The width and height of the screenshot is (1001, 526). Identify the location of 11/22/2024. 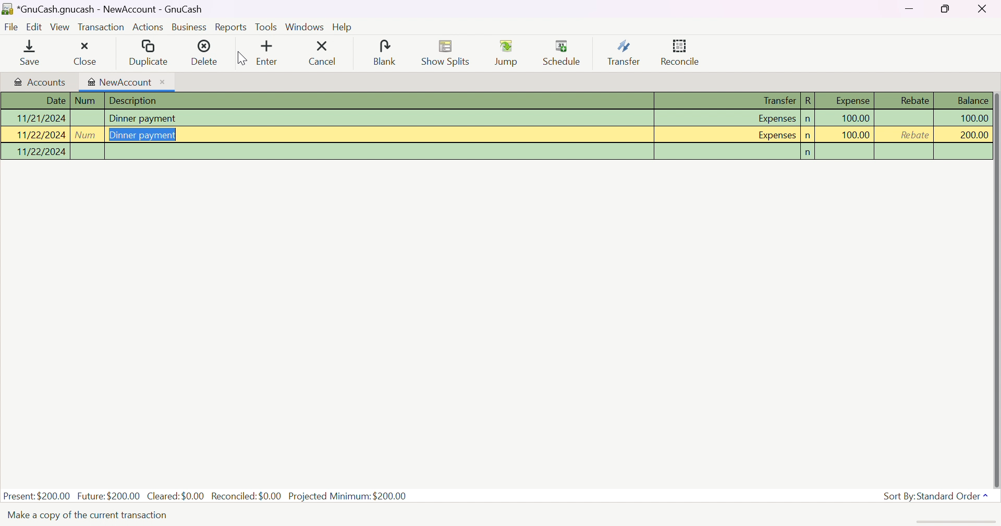
(41, 135).